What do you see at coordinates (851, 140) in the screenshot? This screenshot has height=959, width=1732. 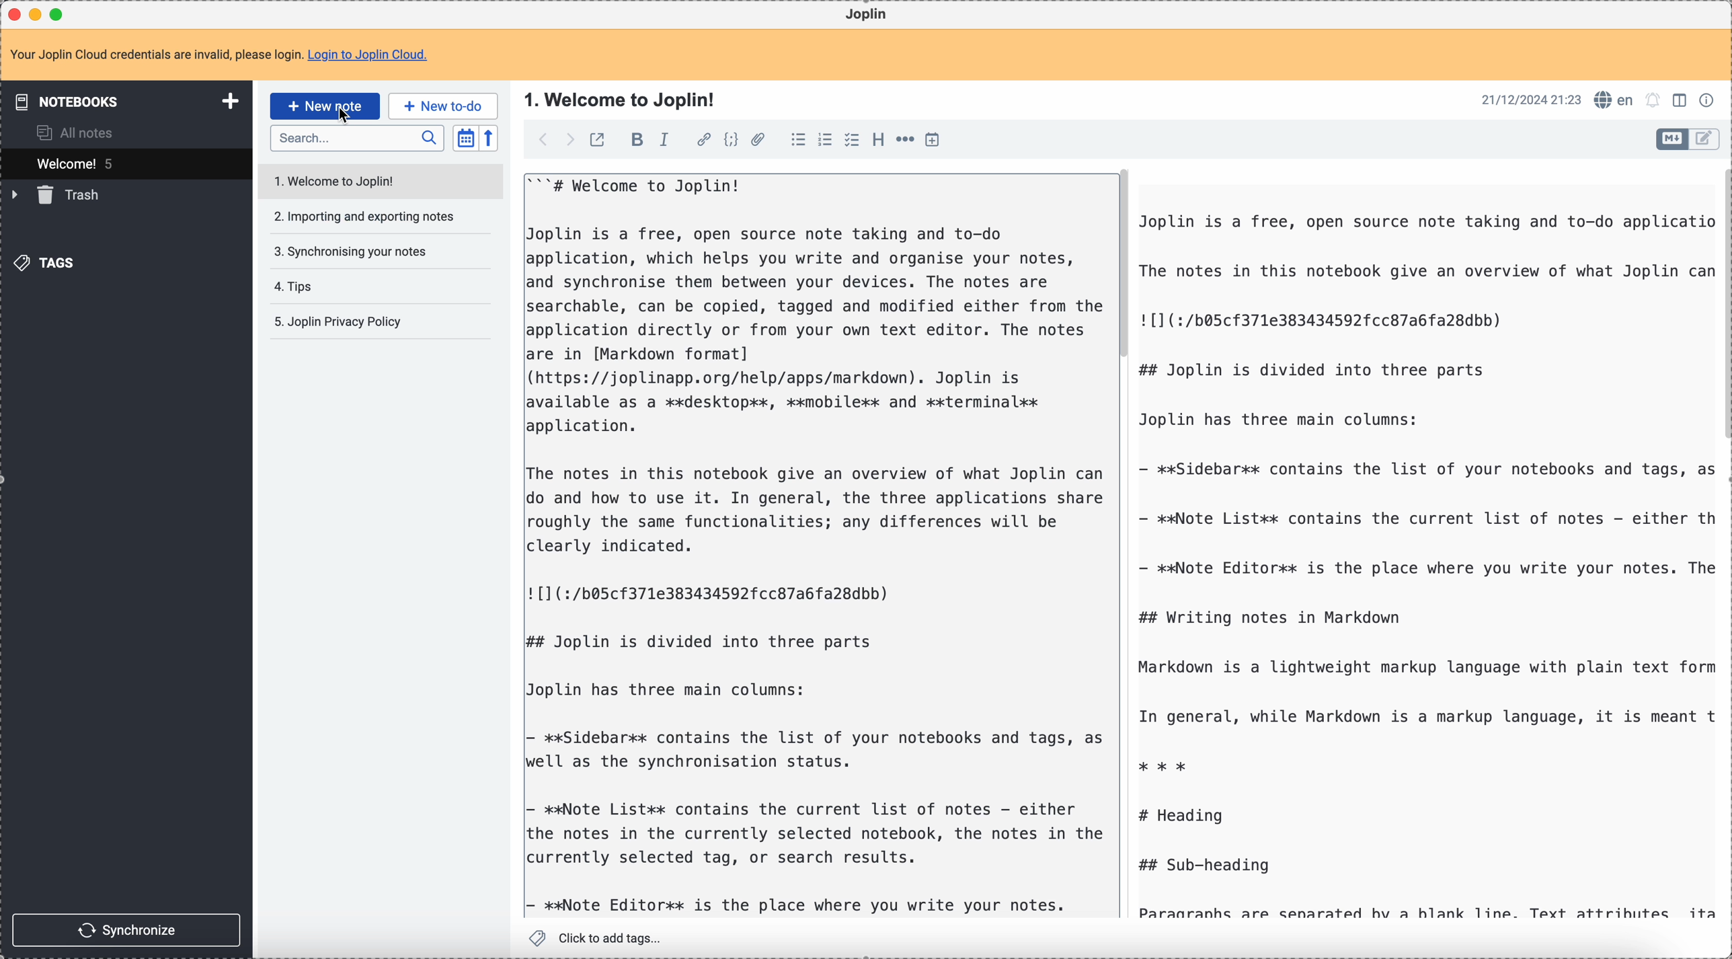 I see `check list` at bounding box center [851, 140].